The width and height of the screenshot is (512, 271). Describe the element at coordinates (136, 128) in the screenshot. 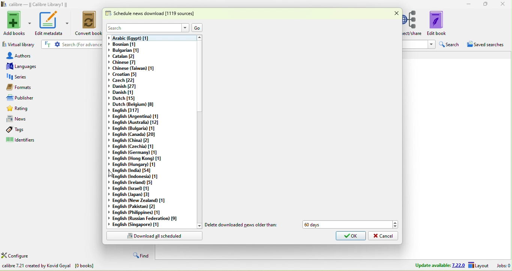

I see `english (bulgaria)[1]` at that location.